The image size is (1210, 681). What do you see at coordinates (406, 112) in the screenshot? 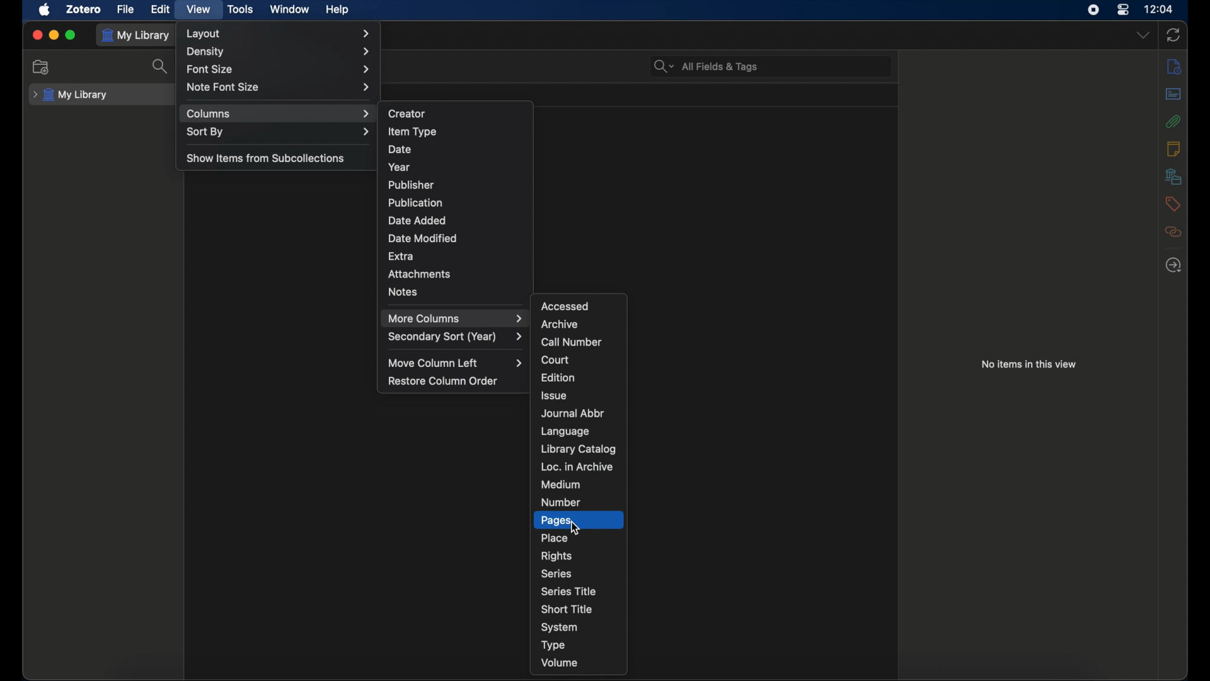
I see `creator` at bounding box center [406, 112].